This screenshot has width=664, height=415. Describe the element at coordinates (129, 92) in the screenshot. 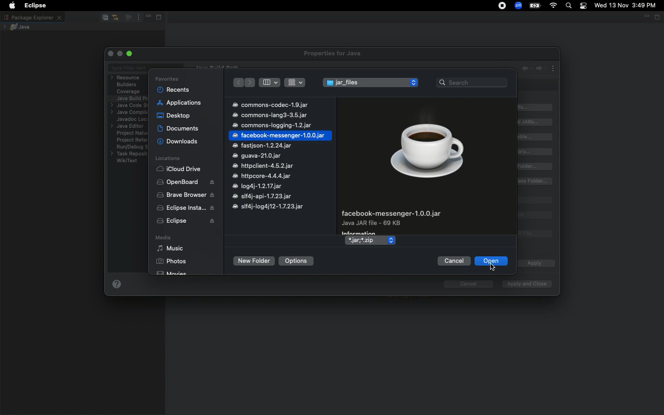

I see `Coverage` at that location.